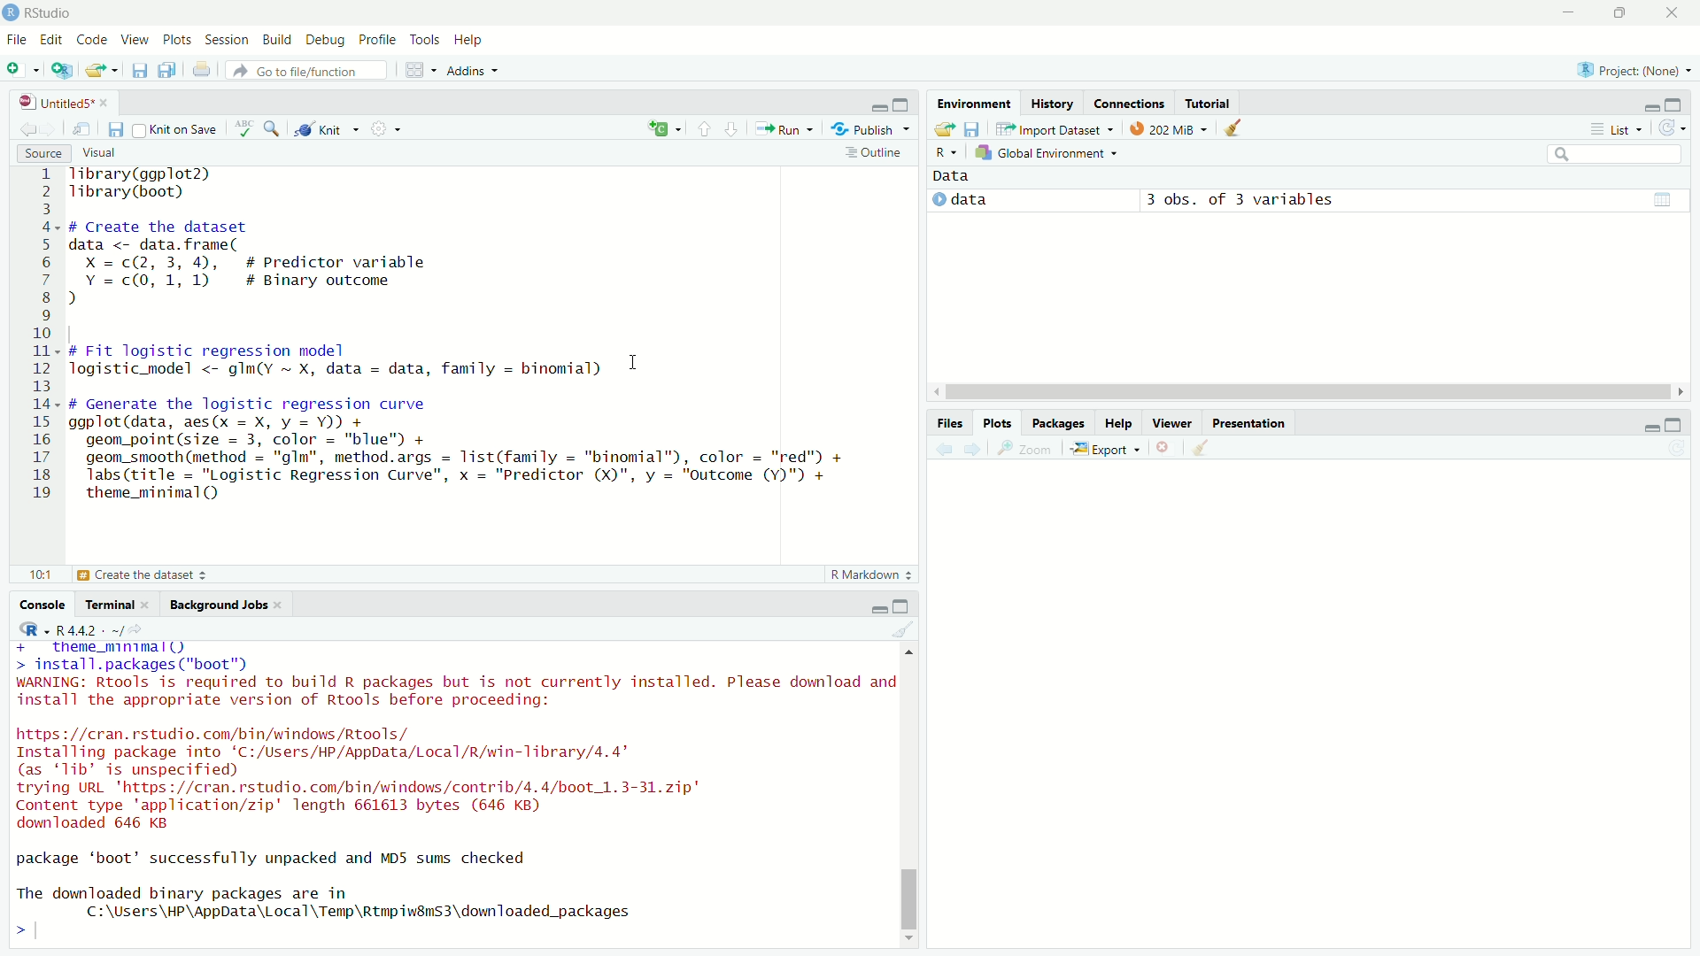 The height and width of the screenshot is (956, 1700). What do you see at coordinates (952, 176) in the screenshot?
I see `Data` at bounding box center [952, 176].